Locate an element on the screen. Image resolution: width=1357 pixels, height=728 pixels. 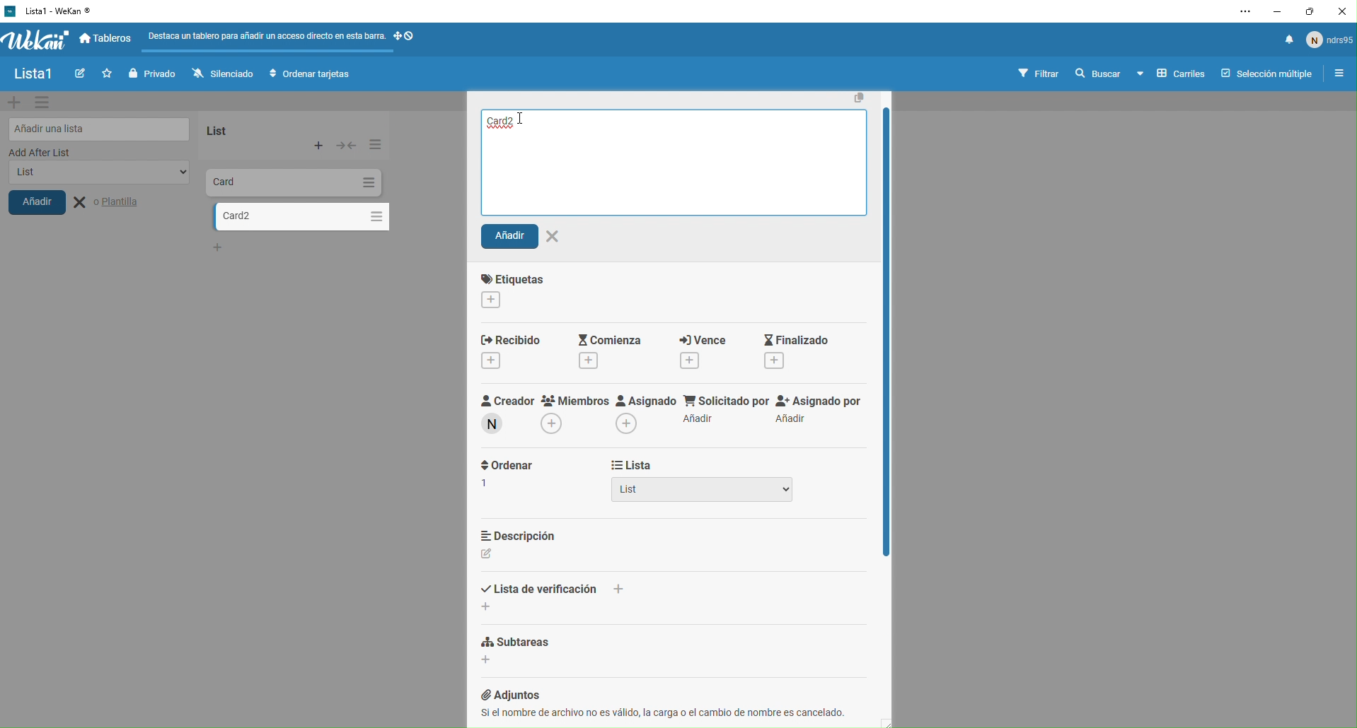
Favorites is located at coordinates (105, 73).